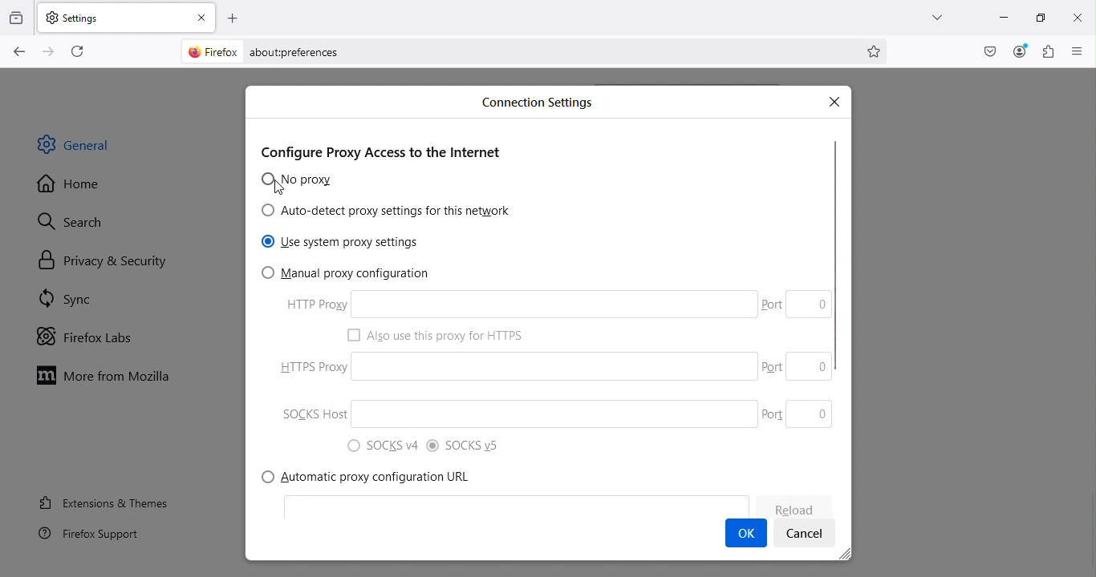 The width and height of the screenshot is (1096, 577). What do you see at coordinates (112, 16) in the screenshot?
I see `Settings tab` at bounding box center [112, 16].